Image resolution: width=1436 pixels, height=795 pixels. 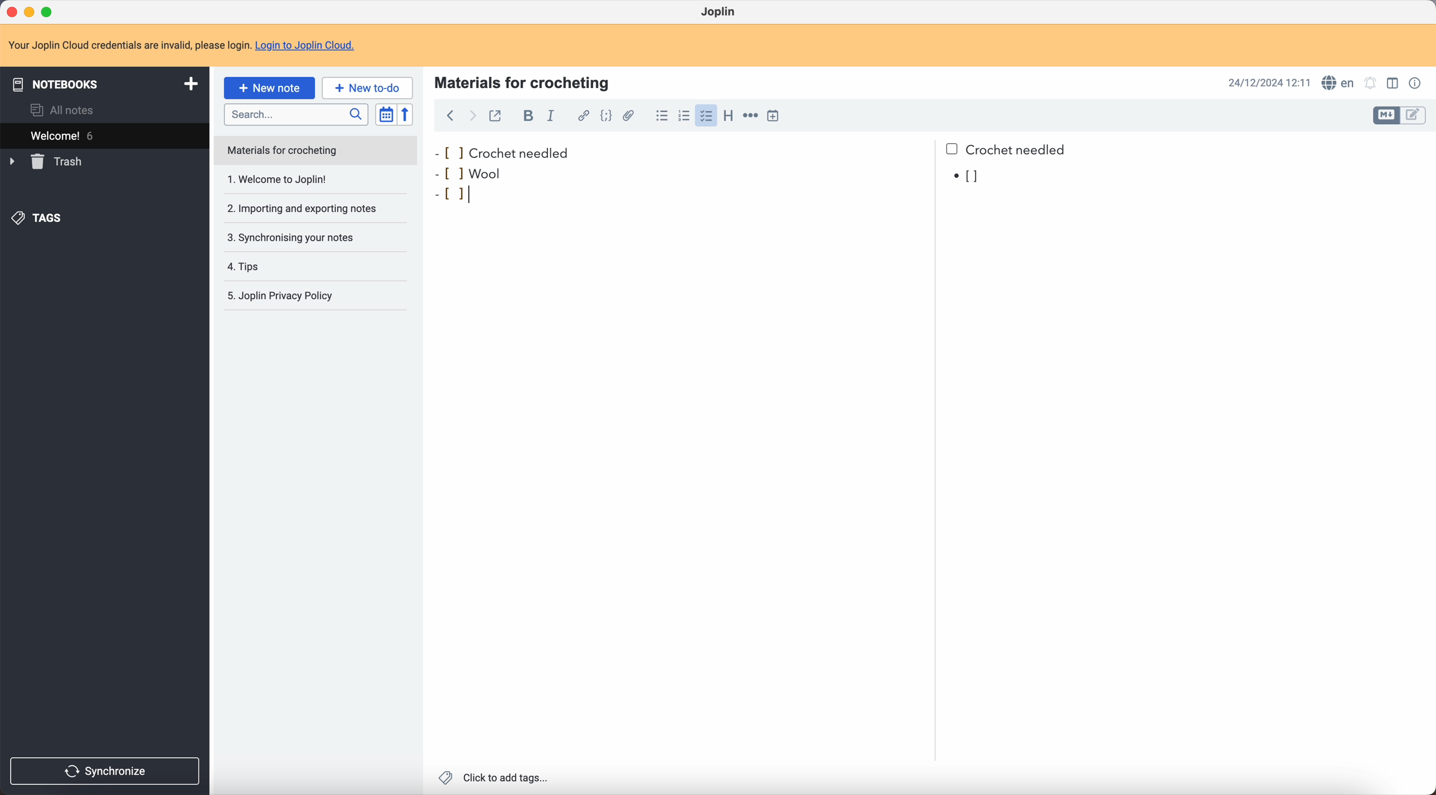 What do you see at coordinates (497, 119) in the screenshot?
I see `toggle external editing` at bounding box center [497, 119].